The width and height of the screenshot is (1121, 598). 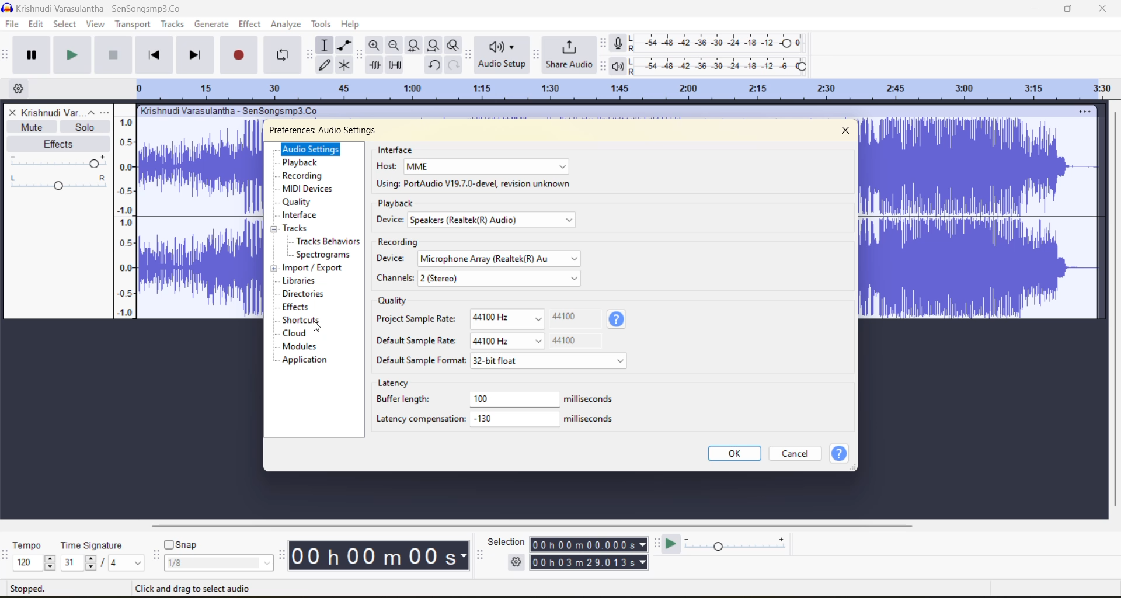 What do you see at coordinates (38, 26) in the screenshot?
I see `edit` at bounding box center [38, 26].